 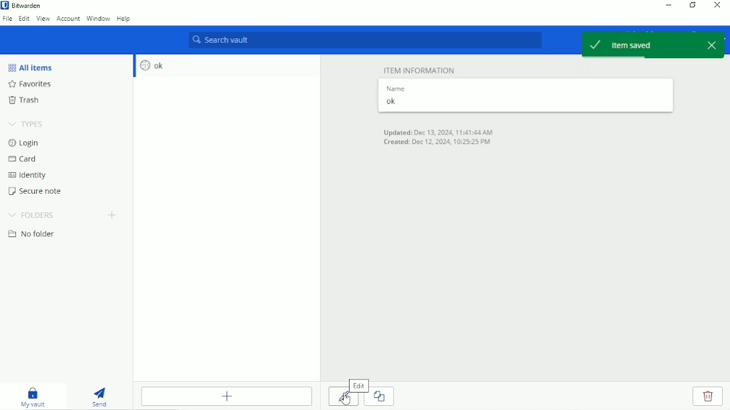 What do you see at coordinates (226, 396) in the screenshot?
I see `Add item` at bounding box center [226, 396].